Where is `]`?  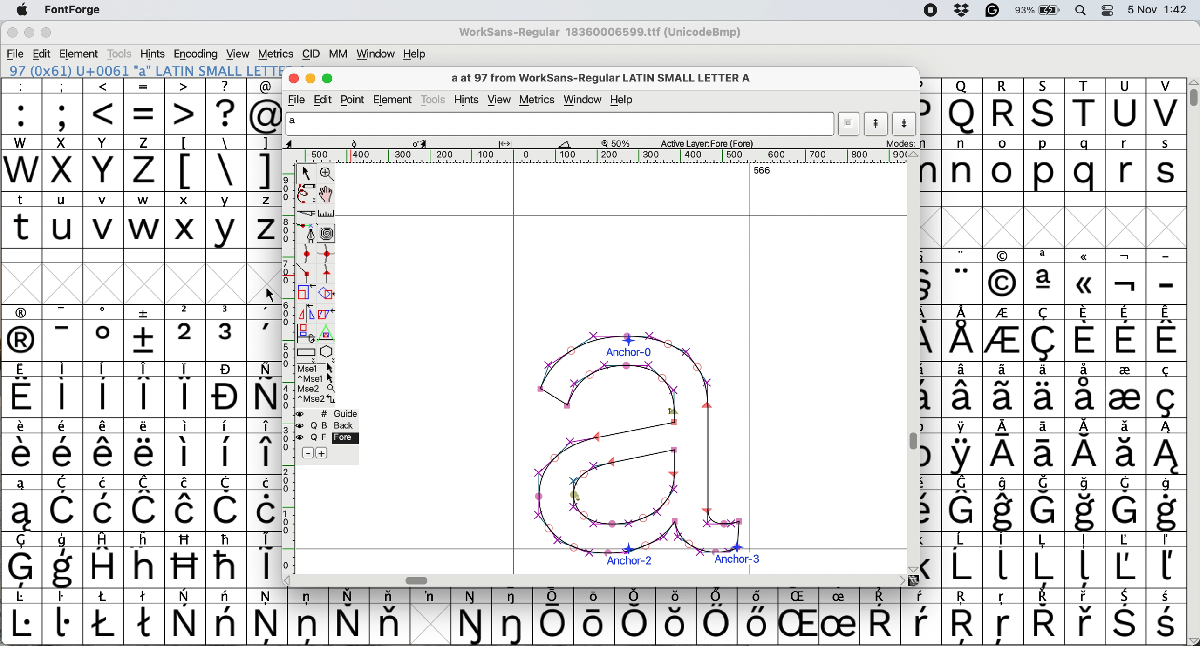
] is located at coordinates (264, 161).